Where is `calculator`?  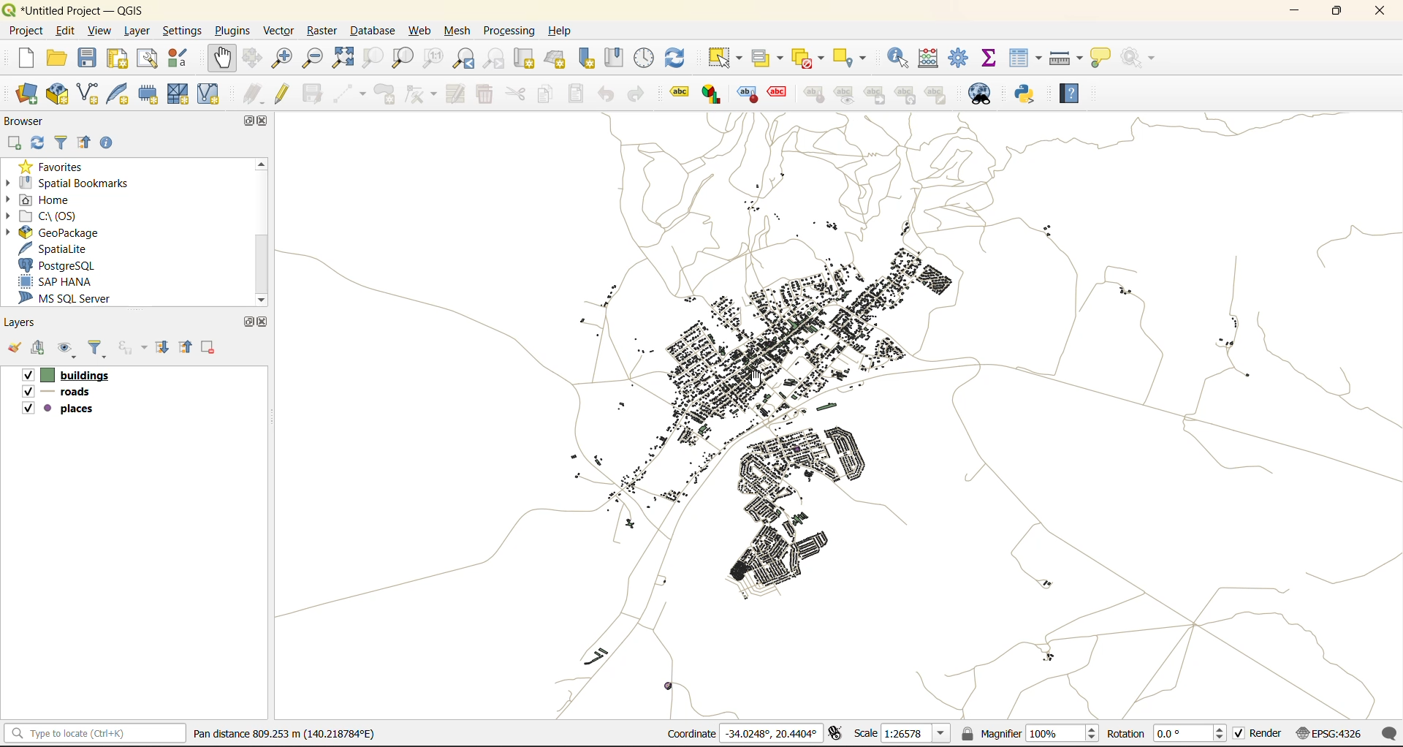 calculator is located at coordinates (930, 58).